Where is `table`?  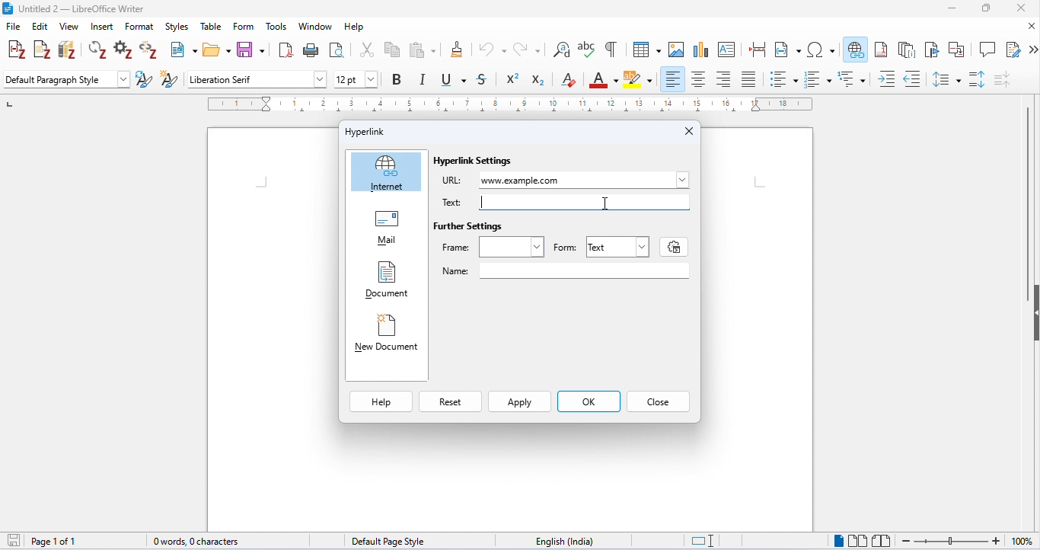 table is located at coordinates (209, 25).